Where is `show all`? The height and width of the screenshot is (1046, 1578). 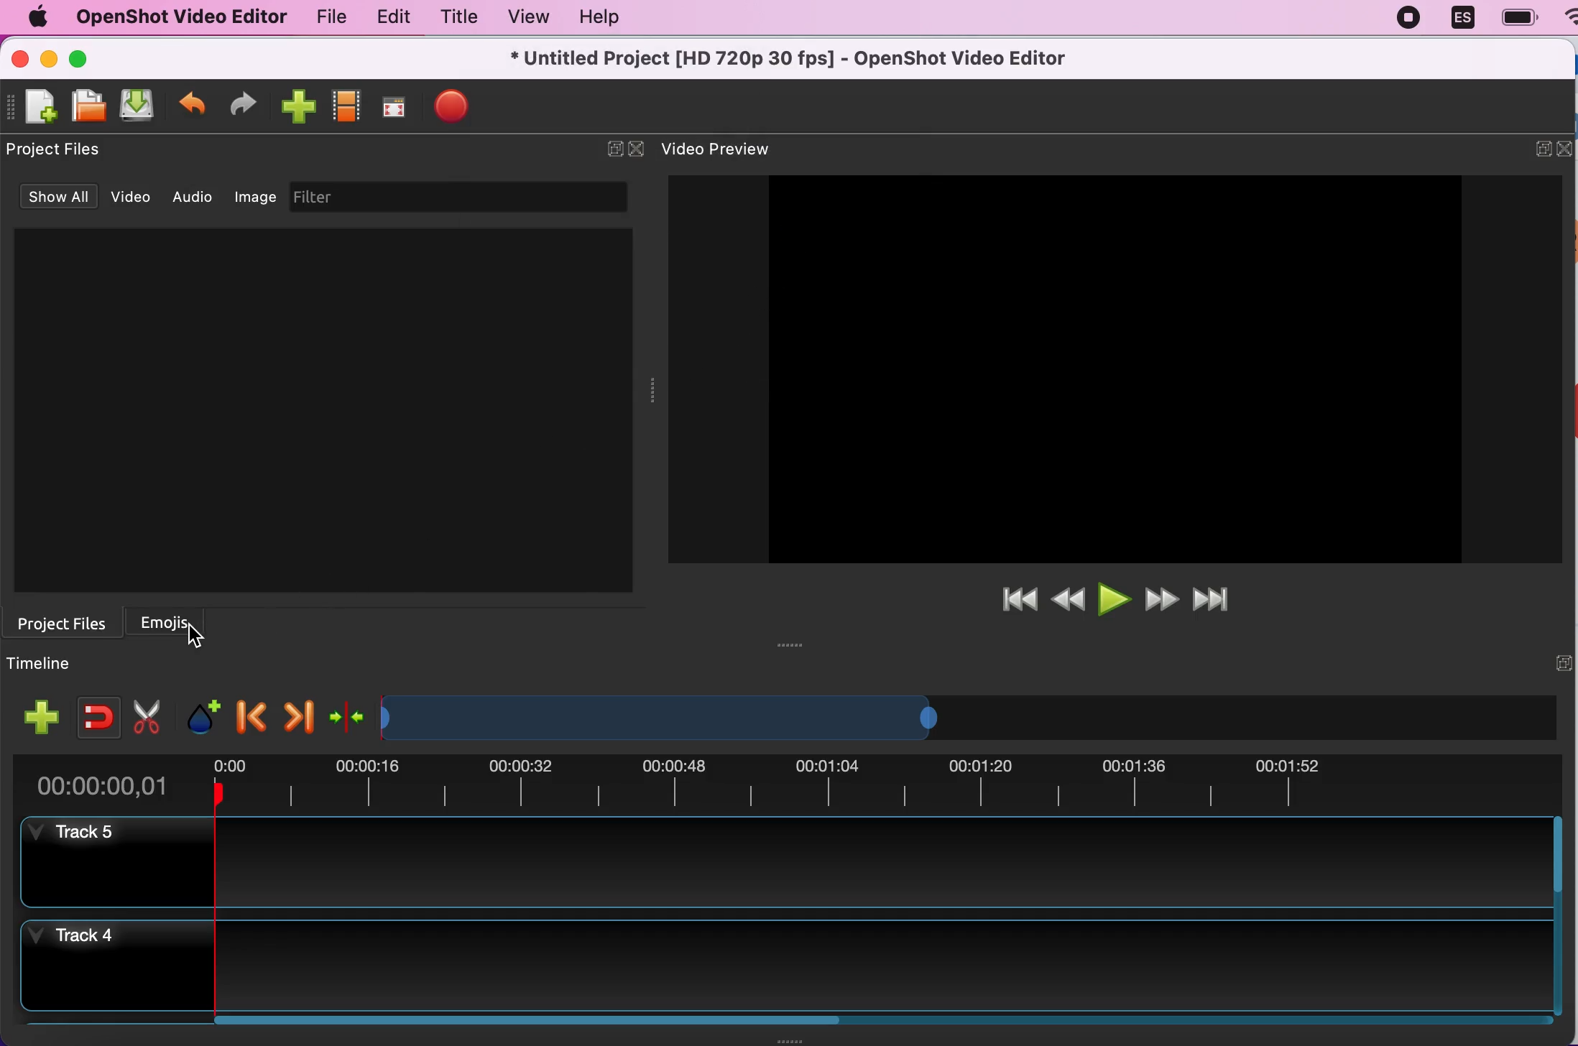 show all is located at coordinates (61, 198).